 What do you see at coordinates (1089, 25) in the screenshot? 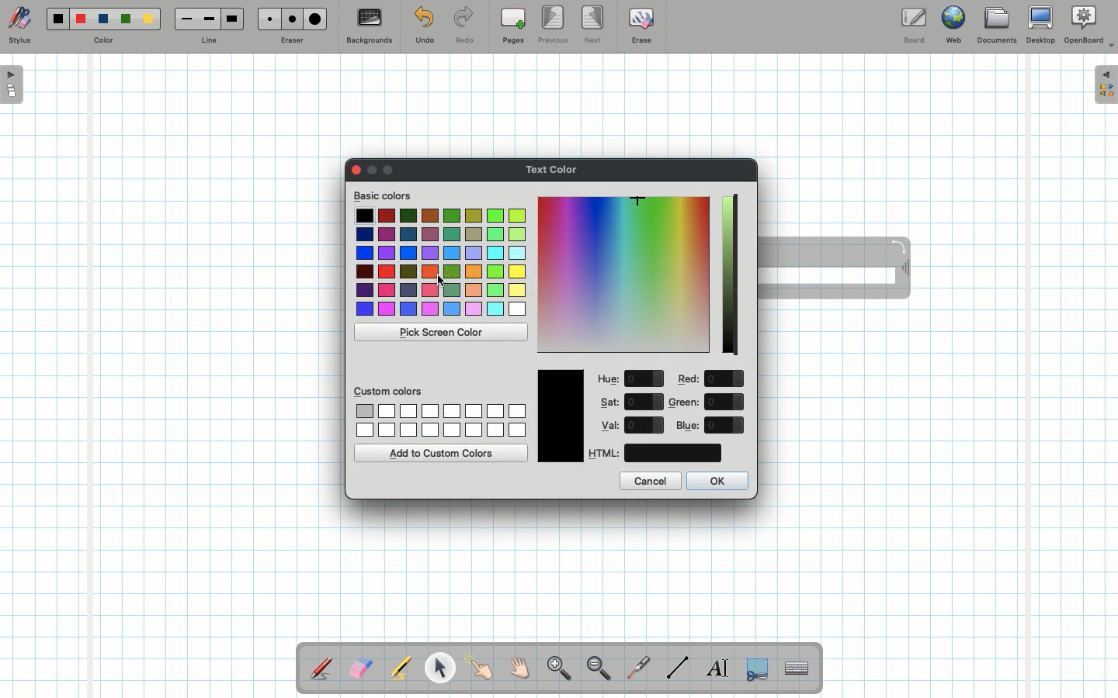
I see `OpenBoard` at bounding box center [1089, 25].